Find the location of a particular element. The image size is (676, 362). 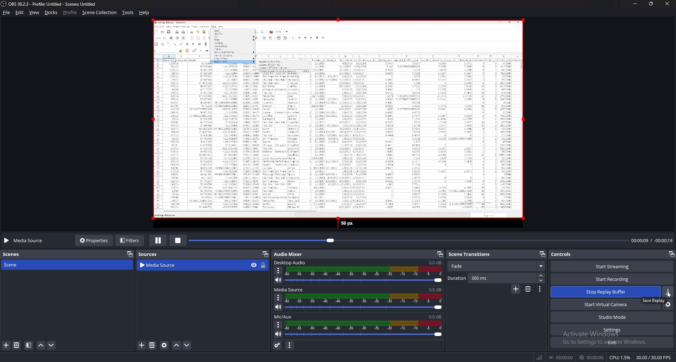

start virtual camera is located at coordinates (595, 304).